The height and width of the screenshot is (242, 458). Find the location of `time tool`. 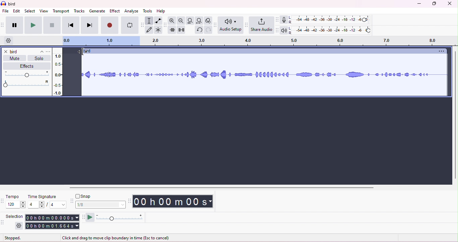

time tool is located at coordinates (130, 201).